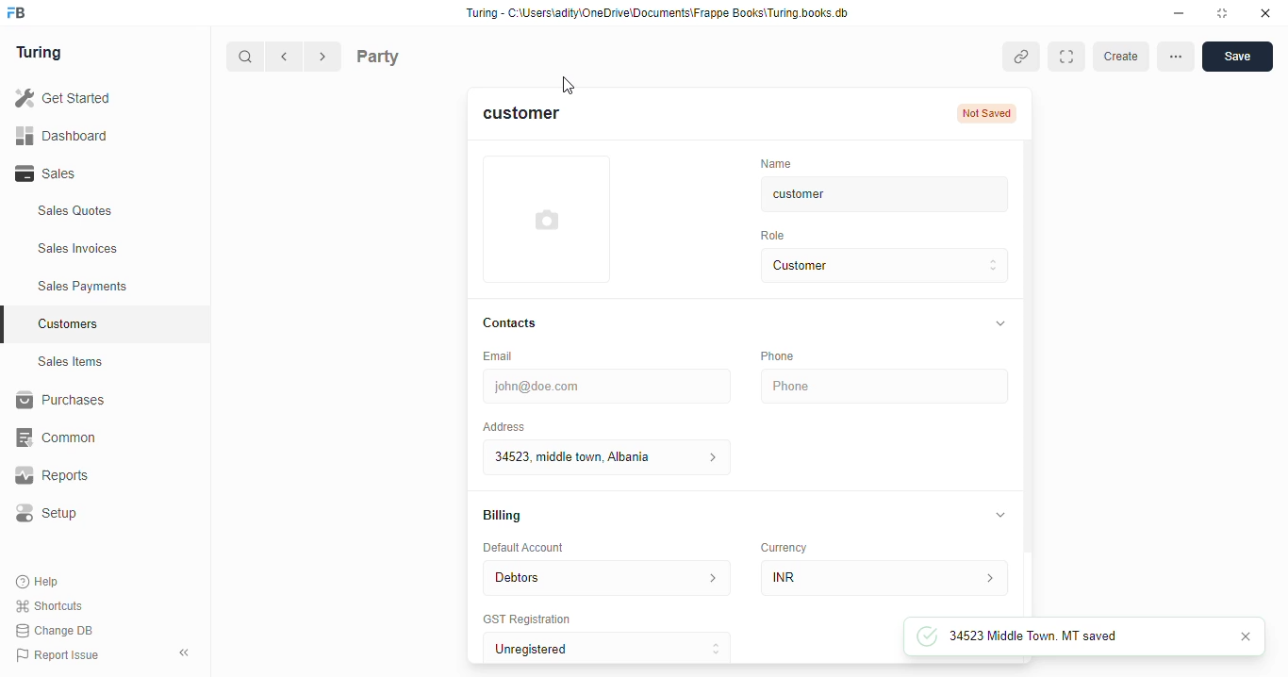 This screenshot has width=1288, height=677. Describe the element at coordinates (43, 54) in the screenshot. I see `Turing` at that location.